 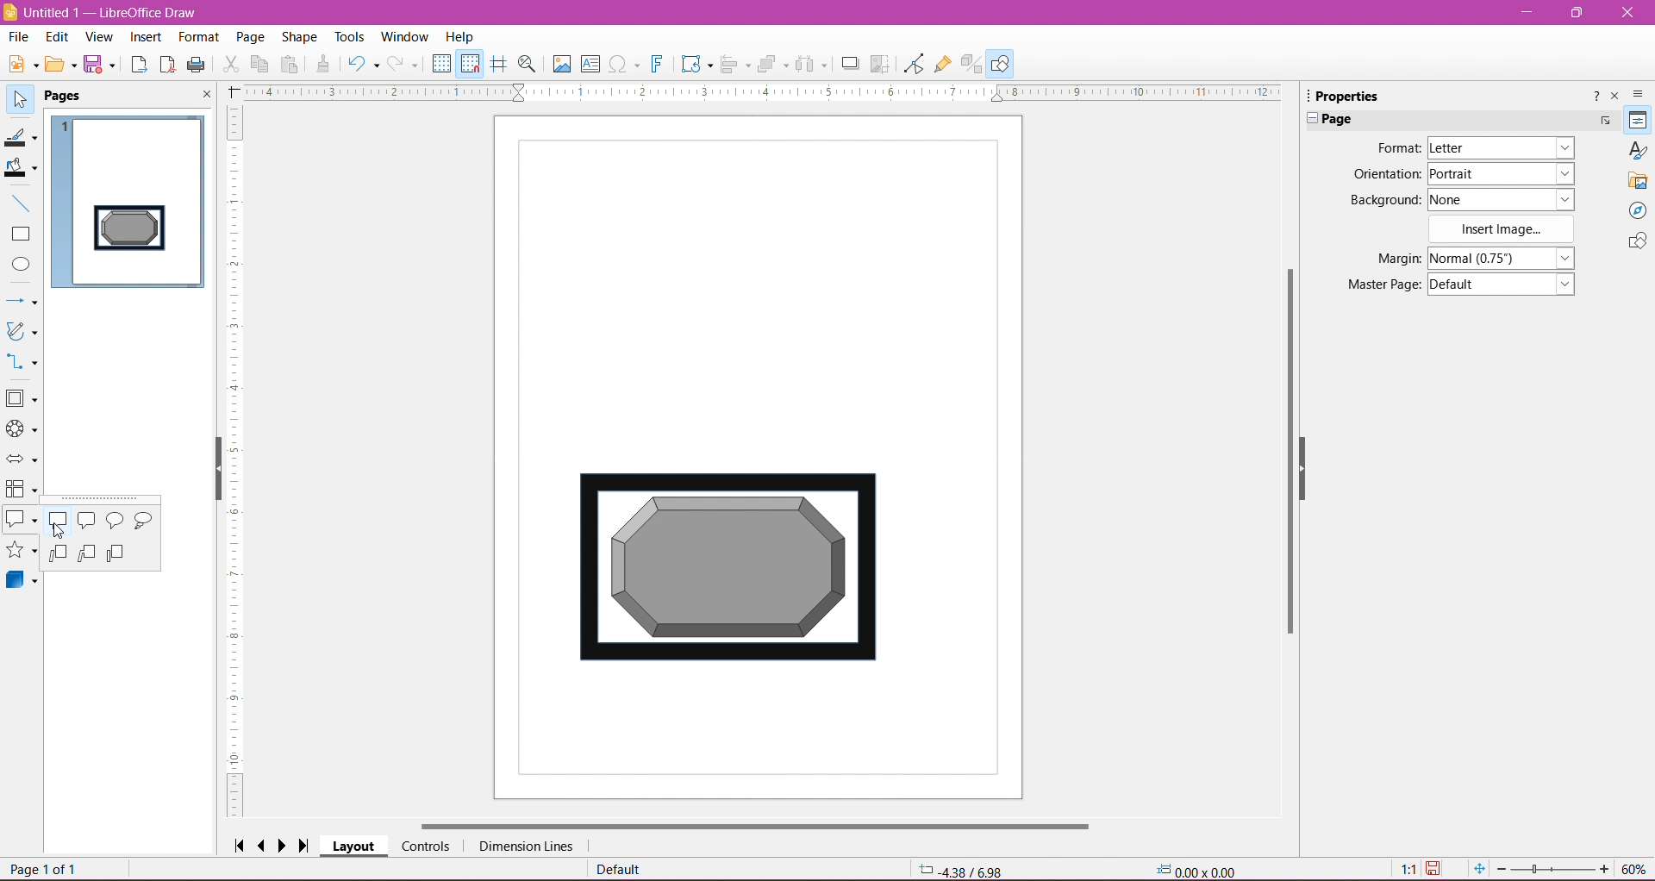 What do you see at coordinates (22, 583) in the screenshot?
I see `3D Objects` at bounding box center [22, 583].